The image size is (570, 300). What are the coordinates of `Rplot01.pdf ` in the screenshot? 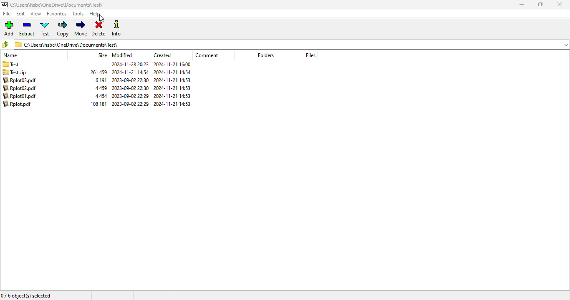 It's located at (20, 96).